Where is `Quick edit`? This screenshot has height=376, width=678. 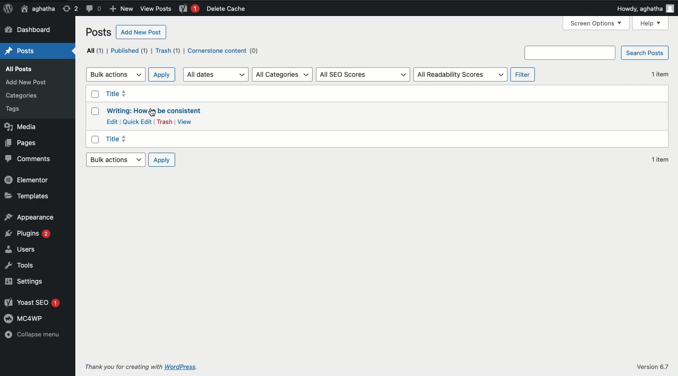 Quick edit is located at coordinates (137, 122).